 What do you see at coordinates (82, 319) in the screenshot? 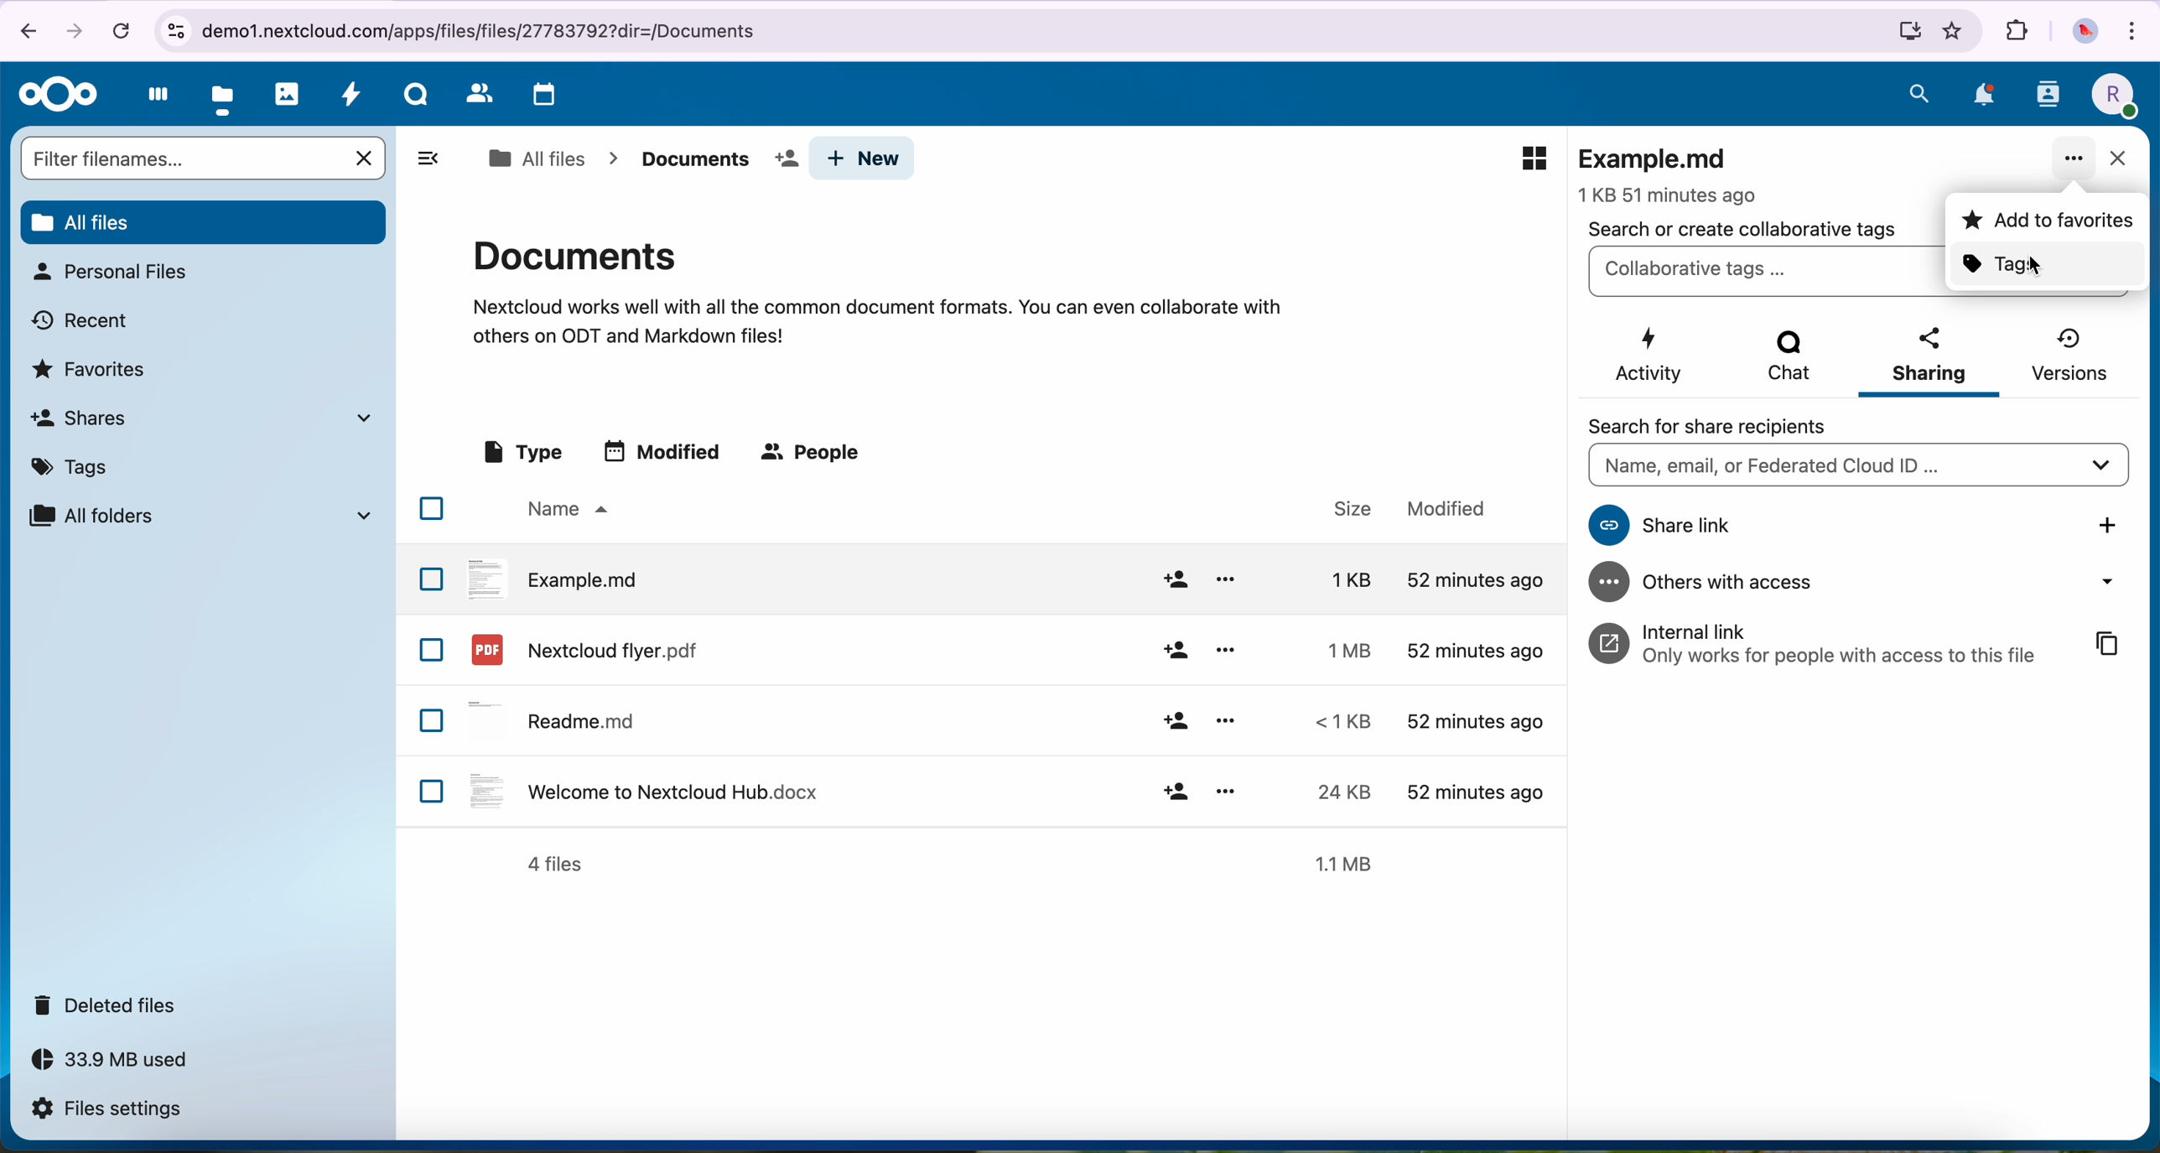
I see `recent` at bounding box center [82, 319].